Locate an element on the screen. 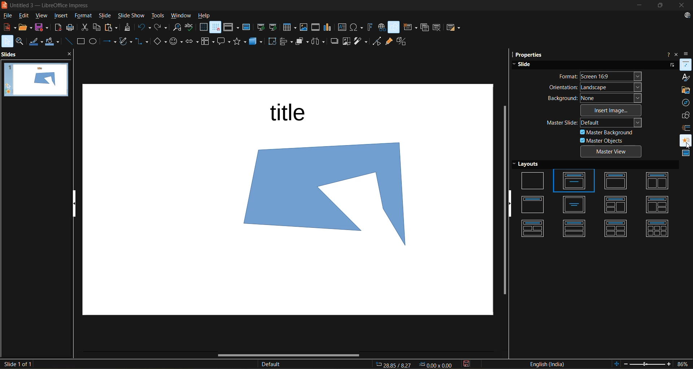  shapes and polygons is located at coordinates (125, 41).